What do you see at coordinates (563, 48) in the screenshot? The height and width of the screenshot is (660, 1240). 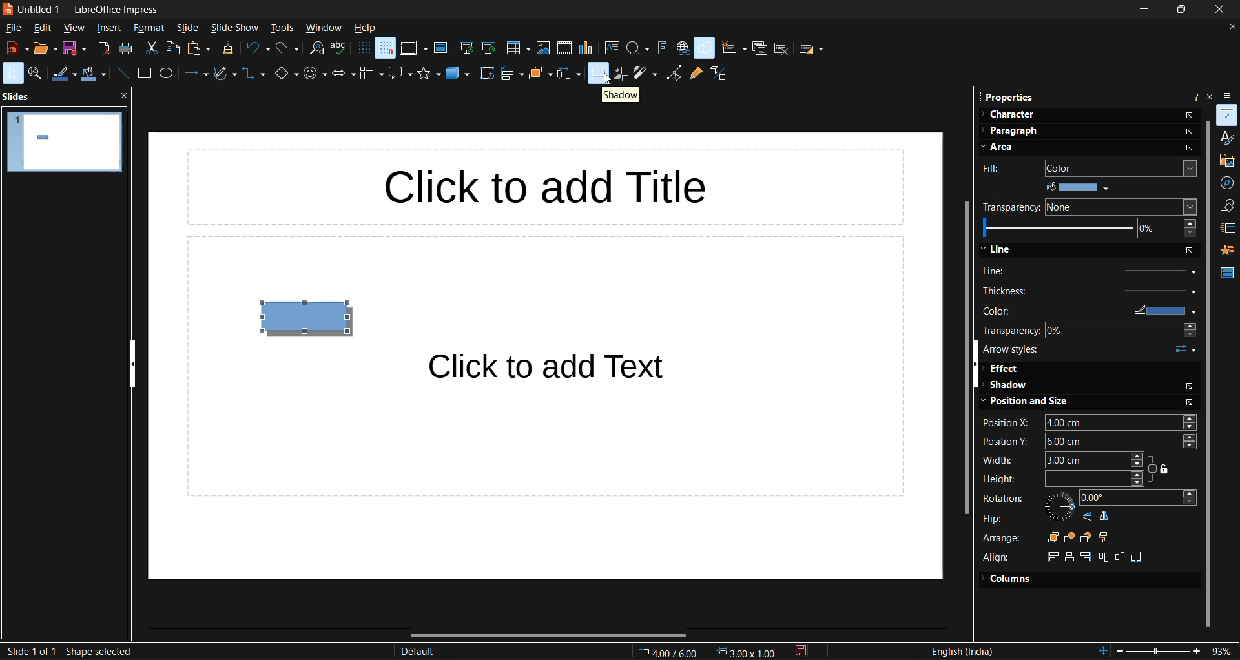 I see `insert audio or video` at bounding box center [563, 48].